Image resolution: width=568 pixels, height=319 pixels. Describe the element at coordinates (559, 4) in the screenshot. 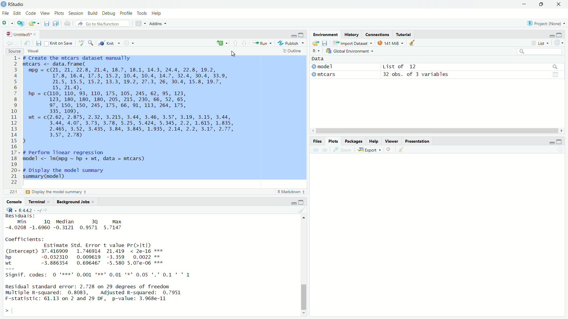

I see `close` at that location.